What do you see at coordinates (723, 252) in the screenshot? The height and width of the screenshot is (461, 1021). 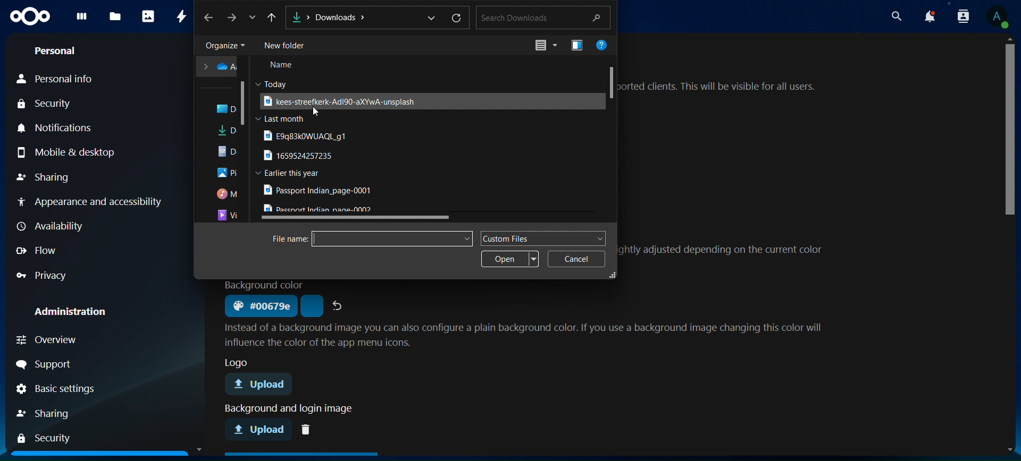 I see `text` at bounding box center [723, 252].